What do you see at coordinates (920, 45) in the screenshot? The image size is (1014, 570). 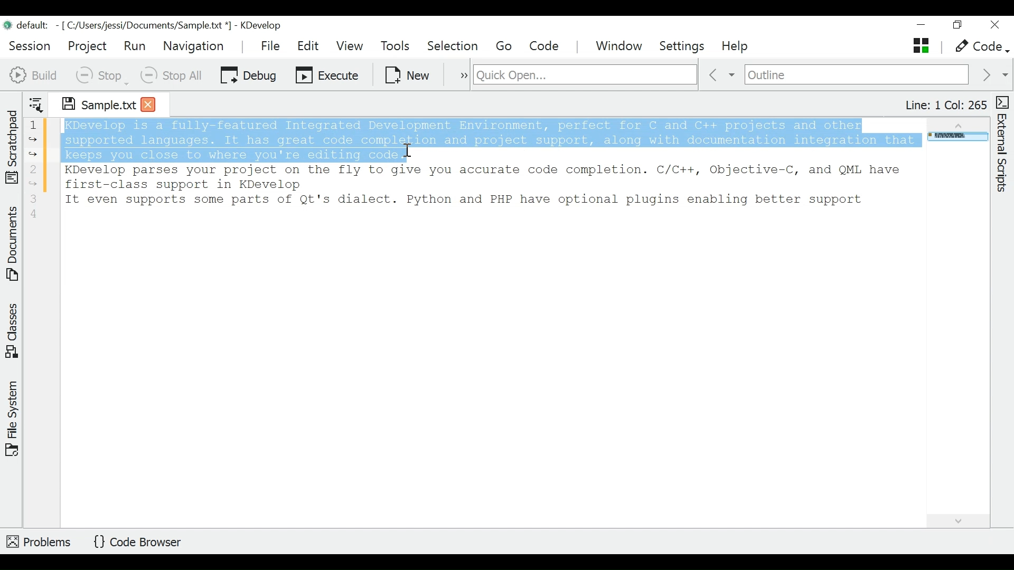 I see `Stack (Opens and activates the documet)` at bounding box center [920, 45].